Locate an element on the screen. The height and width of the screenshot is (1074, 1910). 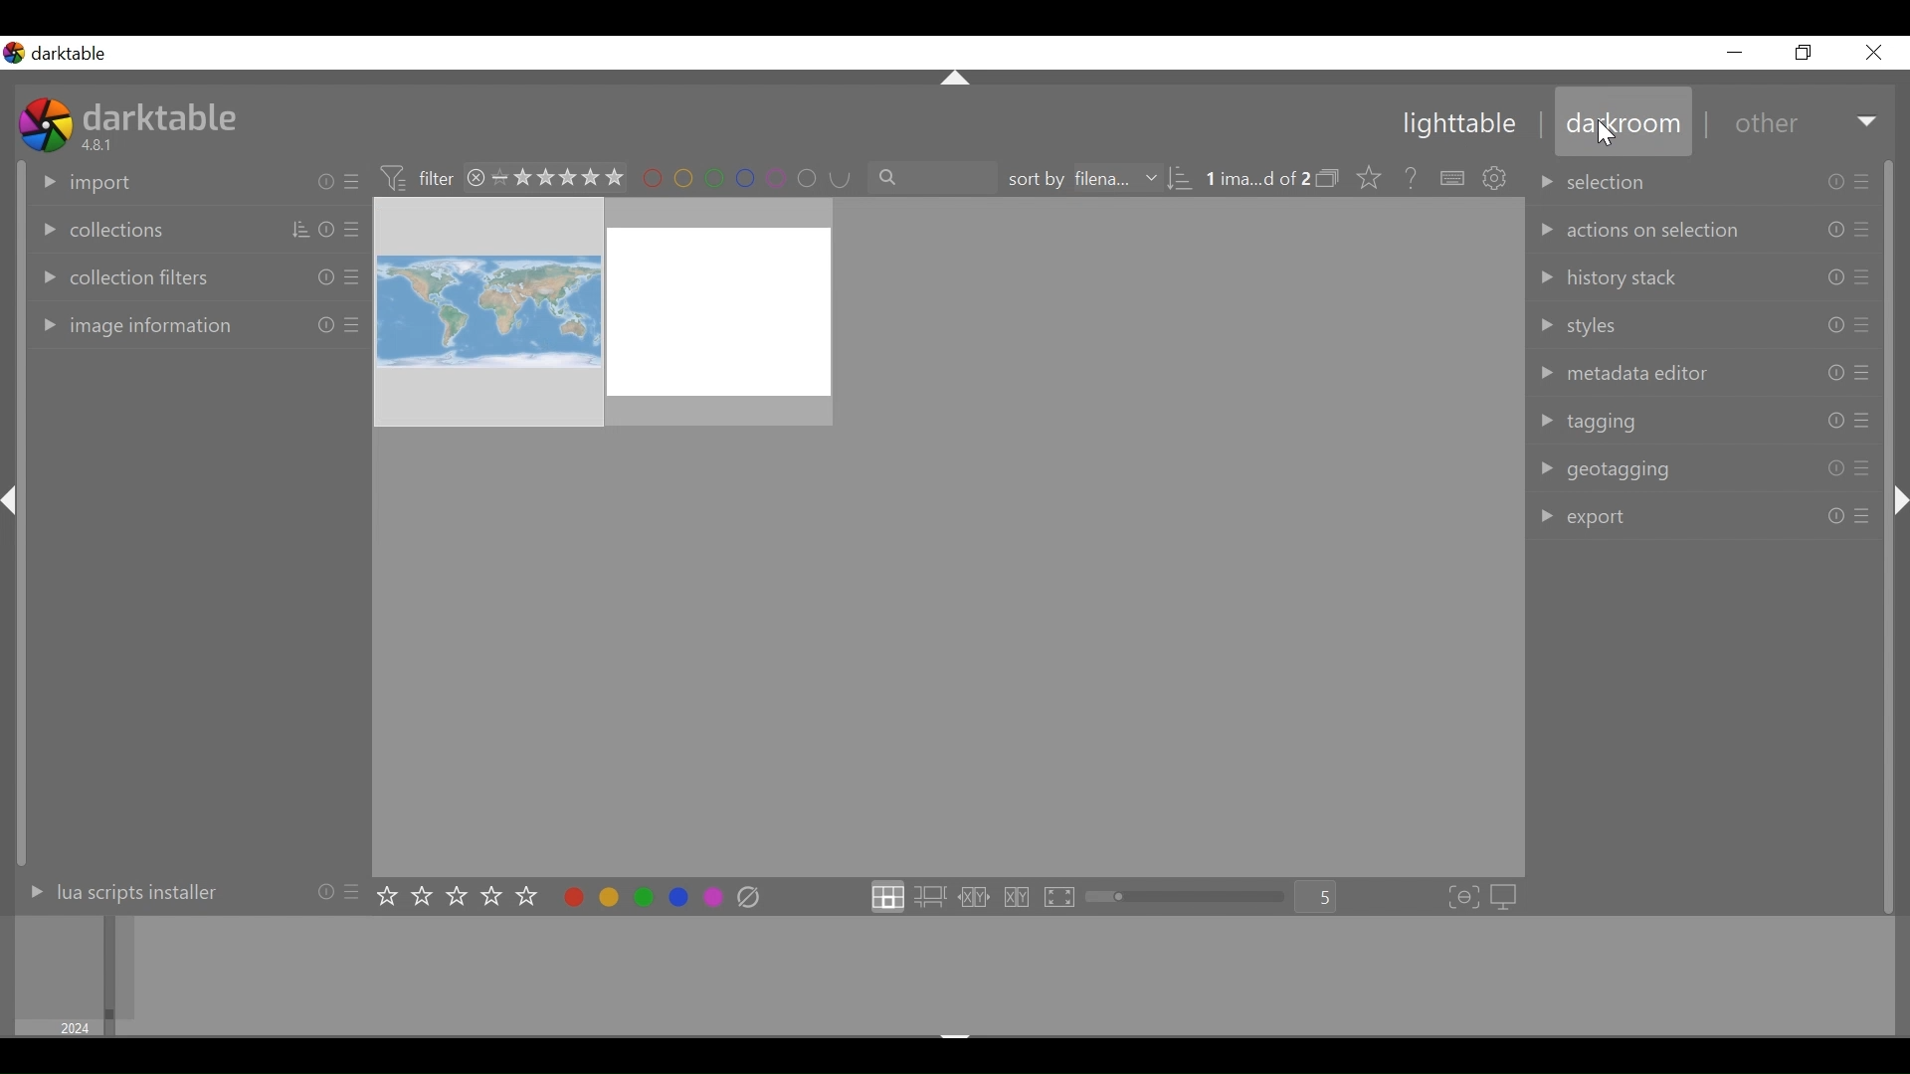
toggle focus-peaking mode is located at coordinates (1463, 897).